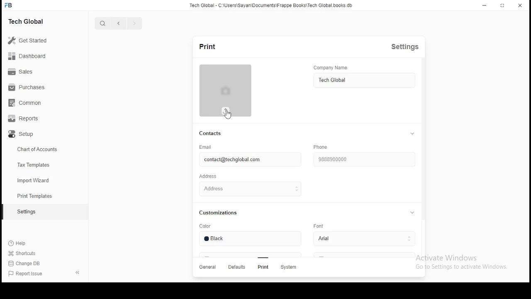 This screenshot has width=531, height=299. What do you see at coordinates (364, 81) in the screenshot?
I see `COMPANY NAME INPUT BOX` at bounding box center [364, 81].